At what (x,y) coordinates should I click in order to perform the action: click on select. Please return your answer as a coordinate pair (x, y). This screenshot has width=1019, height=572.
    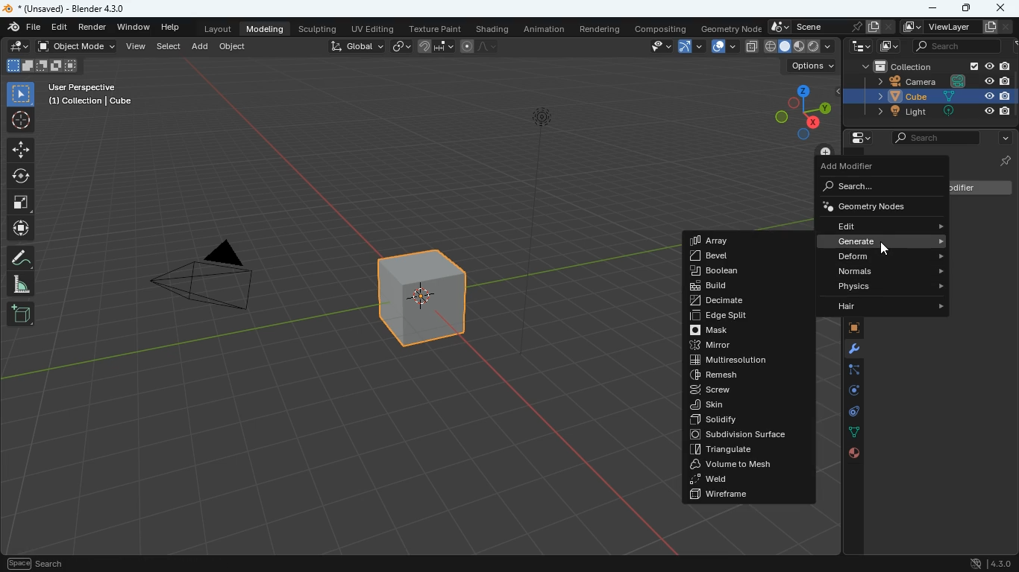
    Looking at the image, I should click on (170, 47).